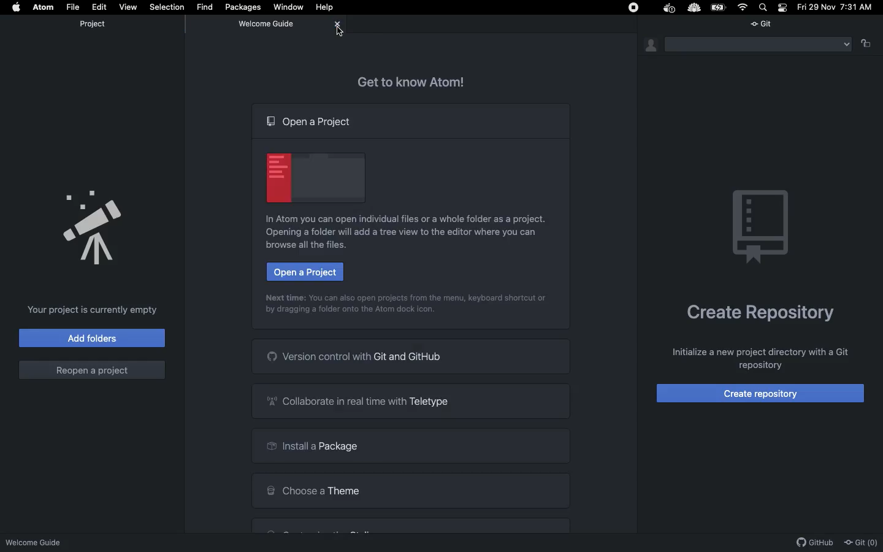 This screenshot has width=883, height=552. What do you see at coordinates (205, 6) in the screenshot?
I see `Find` at bounding box center [205, 6].